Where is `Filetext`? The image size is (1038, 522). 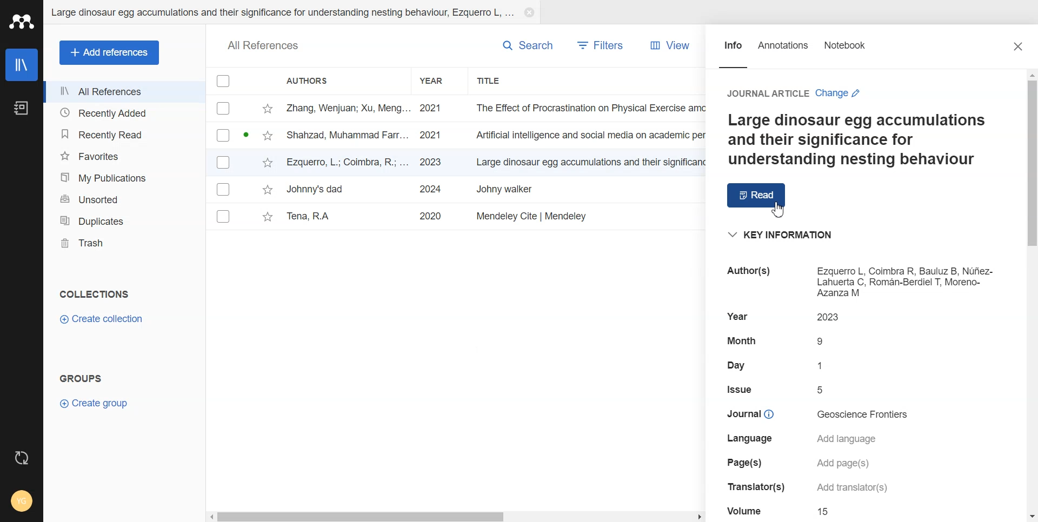 Filetext is located at coordinates (746, 510).